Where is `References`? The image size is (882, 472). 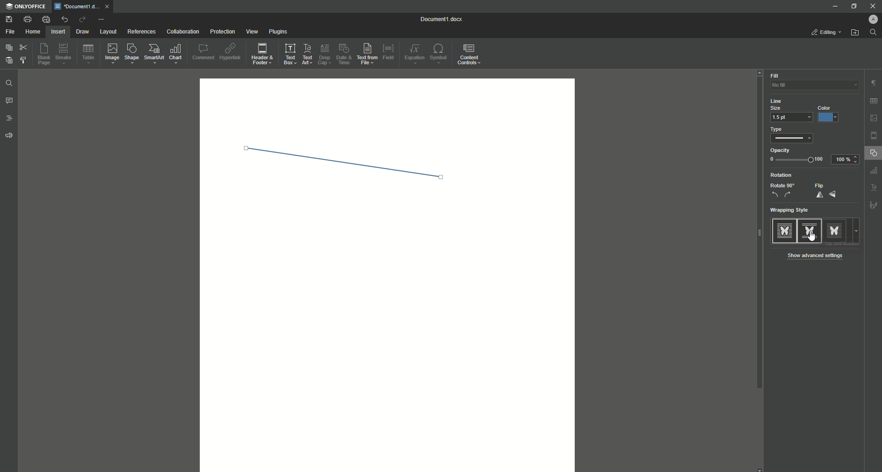
References is located at coordinates (141, 32).